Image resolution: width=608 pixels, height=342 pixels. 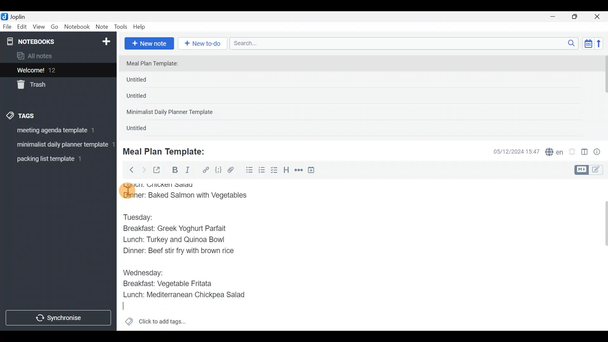 I want to click on Toggle external editing, so click(x=159, y=170).